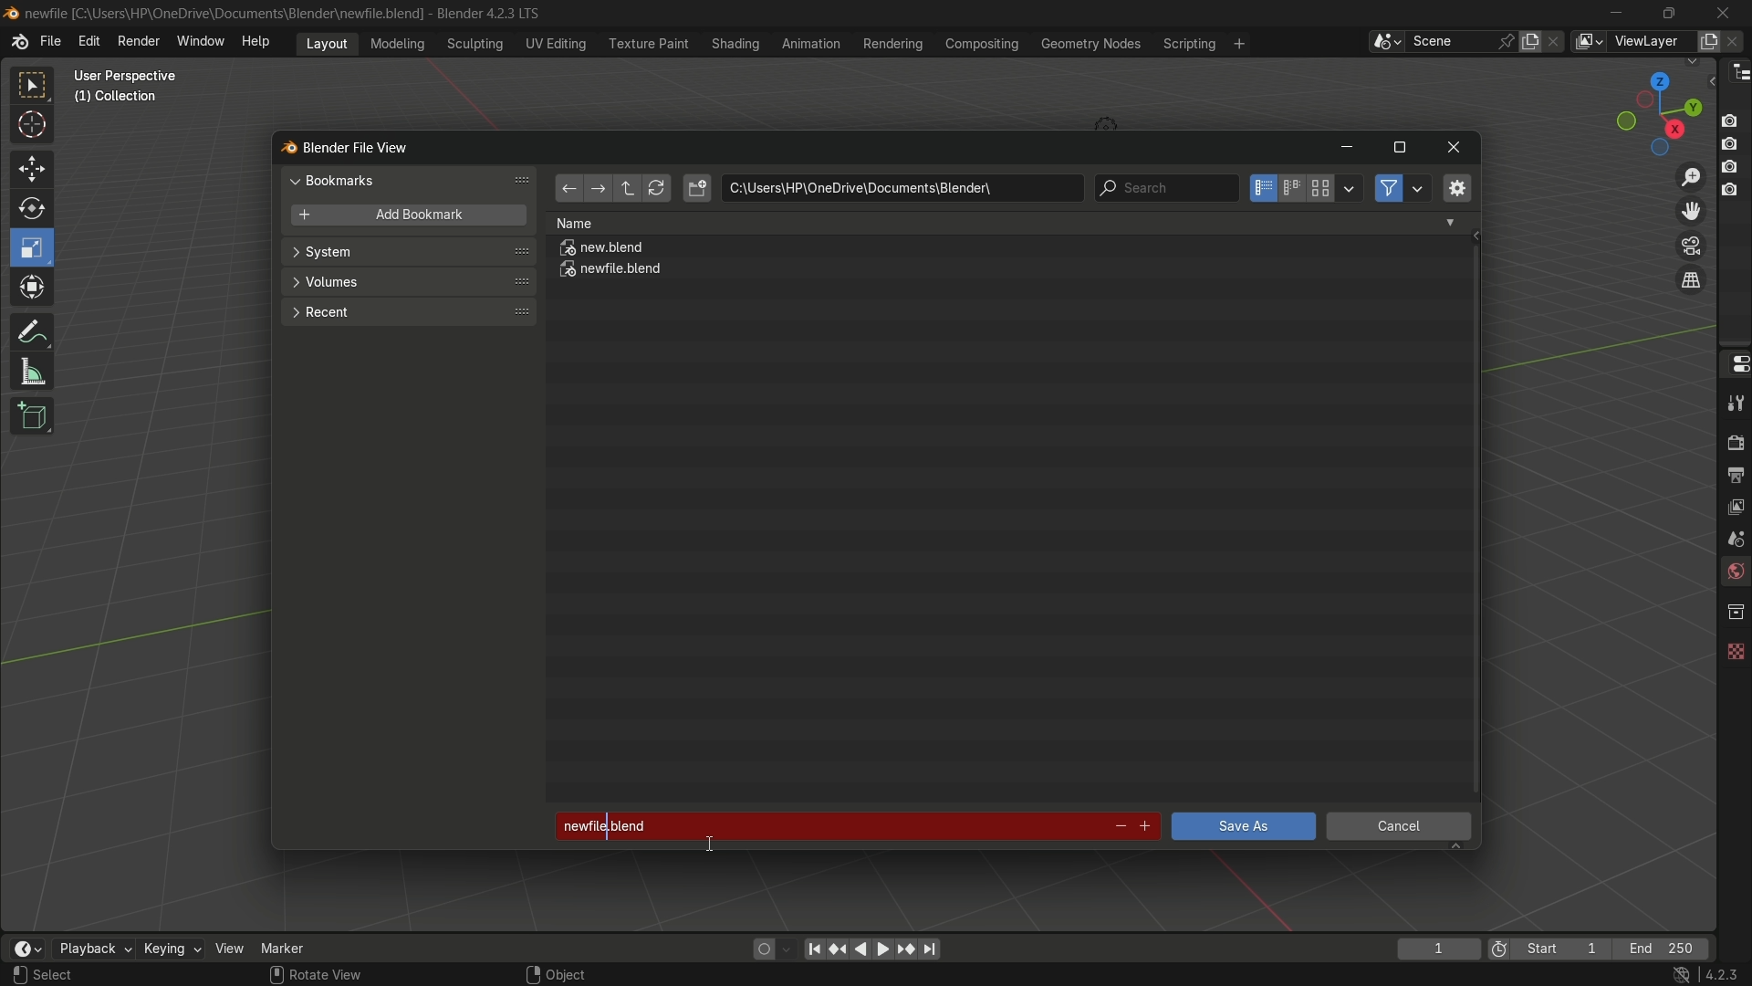  Describe the element at coordinates (471, 44) in the screenshot. I see `sculpting menu` at that location.